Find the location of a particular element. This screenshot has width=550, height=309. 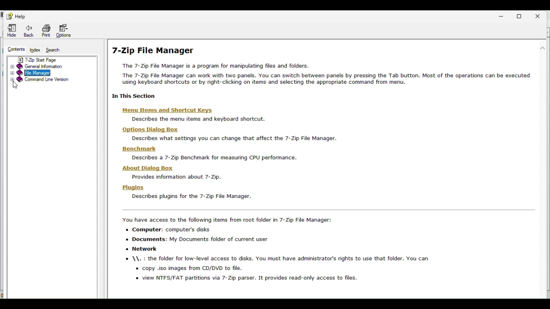

Minimise is located at coordinates (501, 14).